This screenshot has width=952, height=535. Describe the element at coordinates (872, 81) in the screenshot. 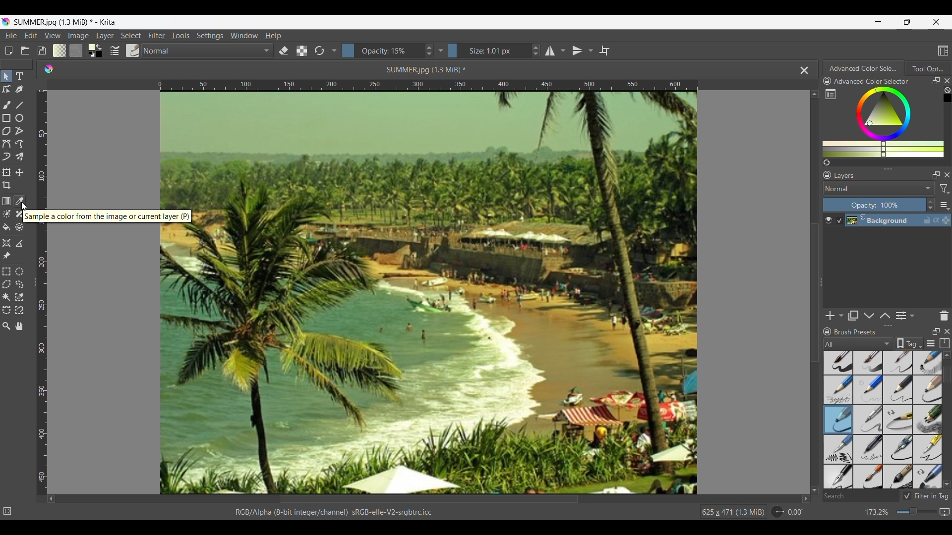

I see `Advanced Color Selector` at that location.